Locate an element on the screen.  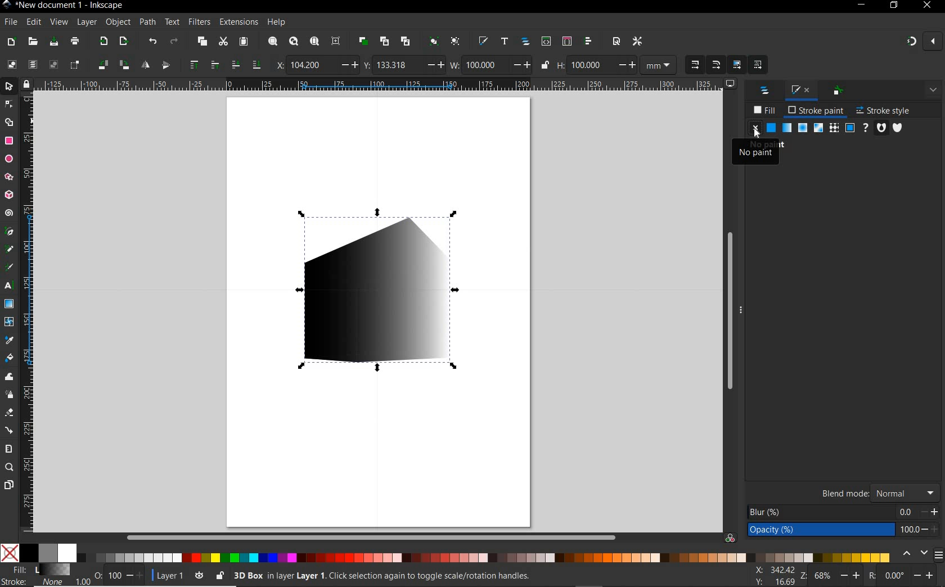
ZOOM DRAWING is located at coordinates (292, 42).